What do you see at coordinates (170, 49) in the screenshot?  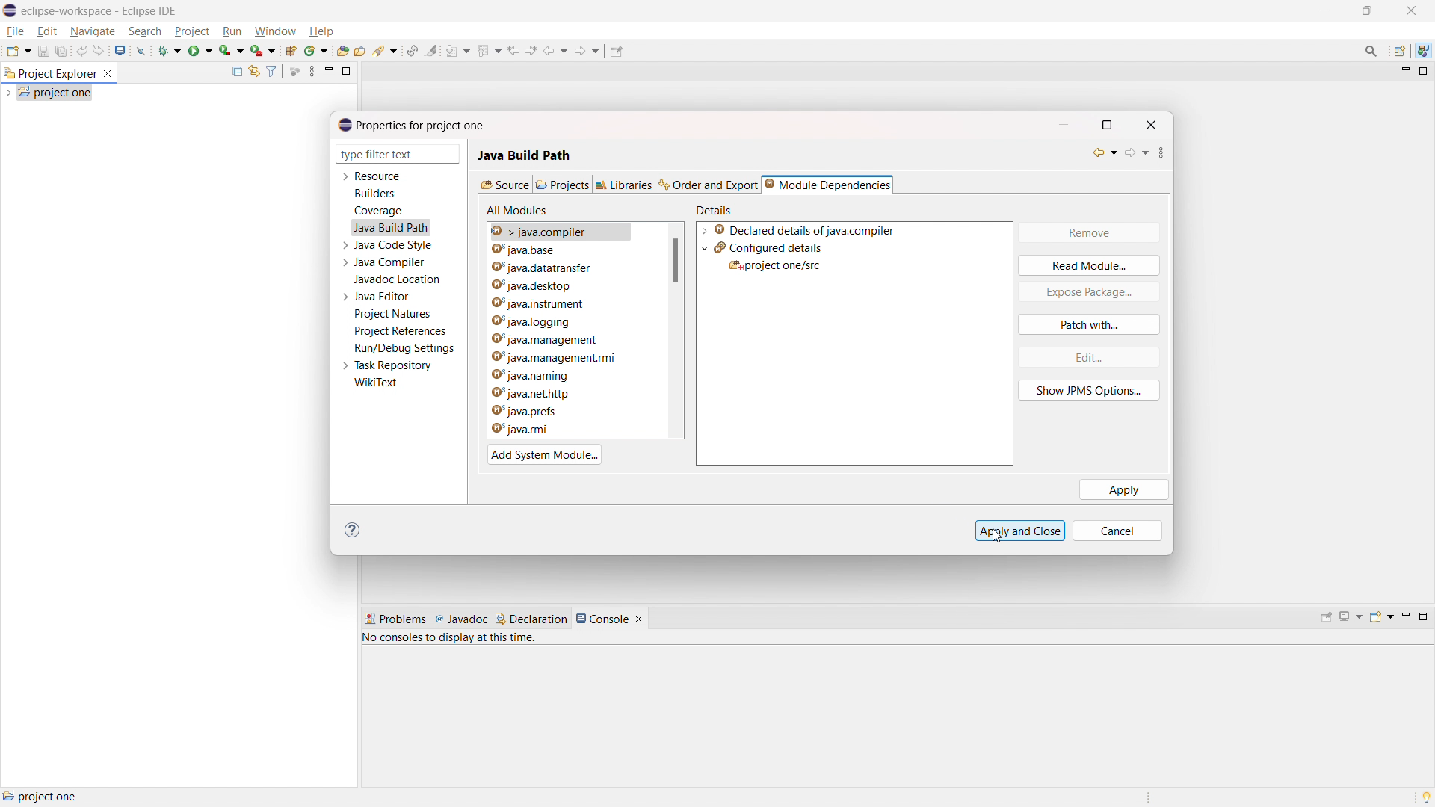 I see `debug` at bounding box center [170, 49].